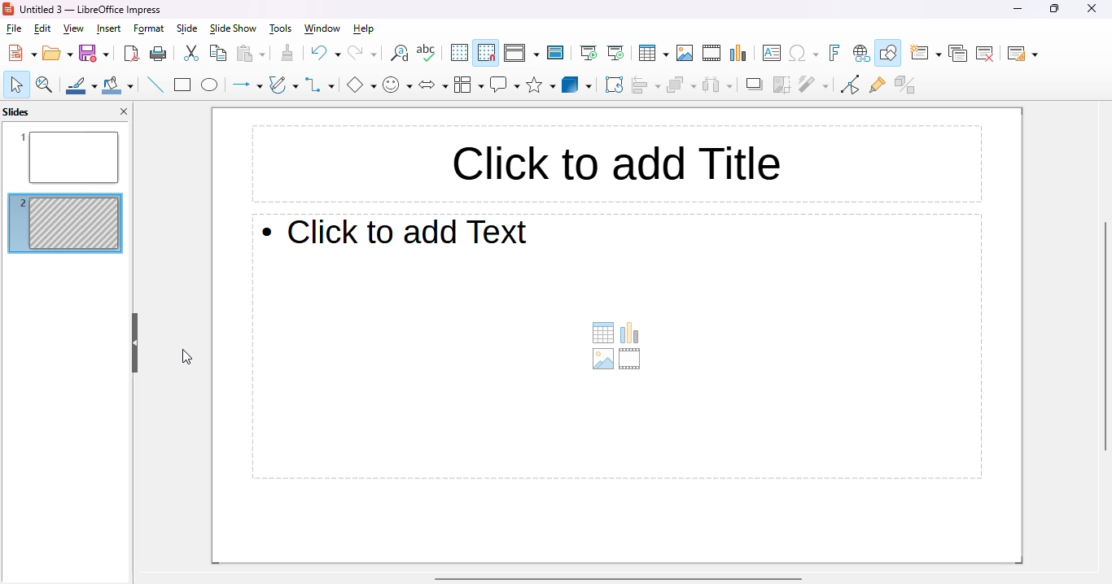 This screenshot has width=1112, height=584. Describe the element at coordinates (190, 358) in the screenshot. I see `cursor` at that location.